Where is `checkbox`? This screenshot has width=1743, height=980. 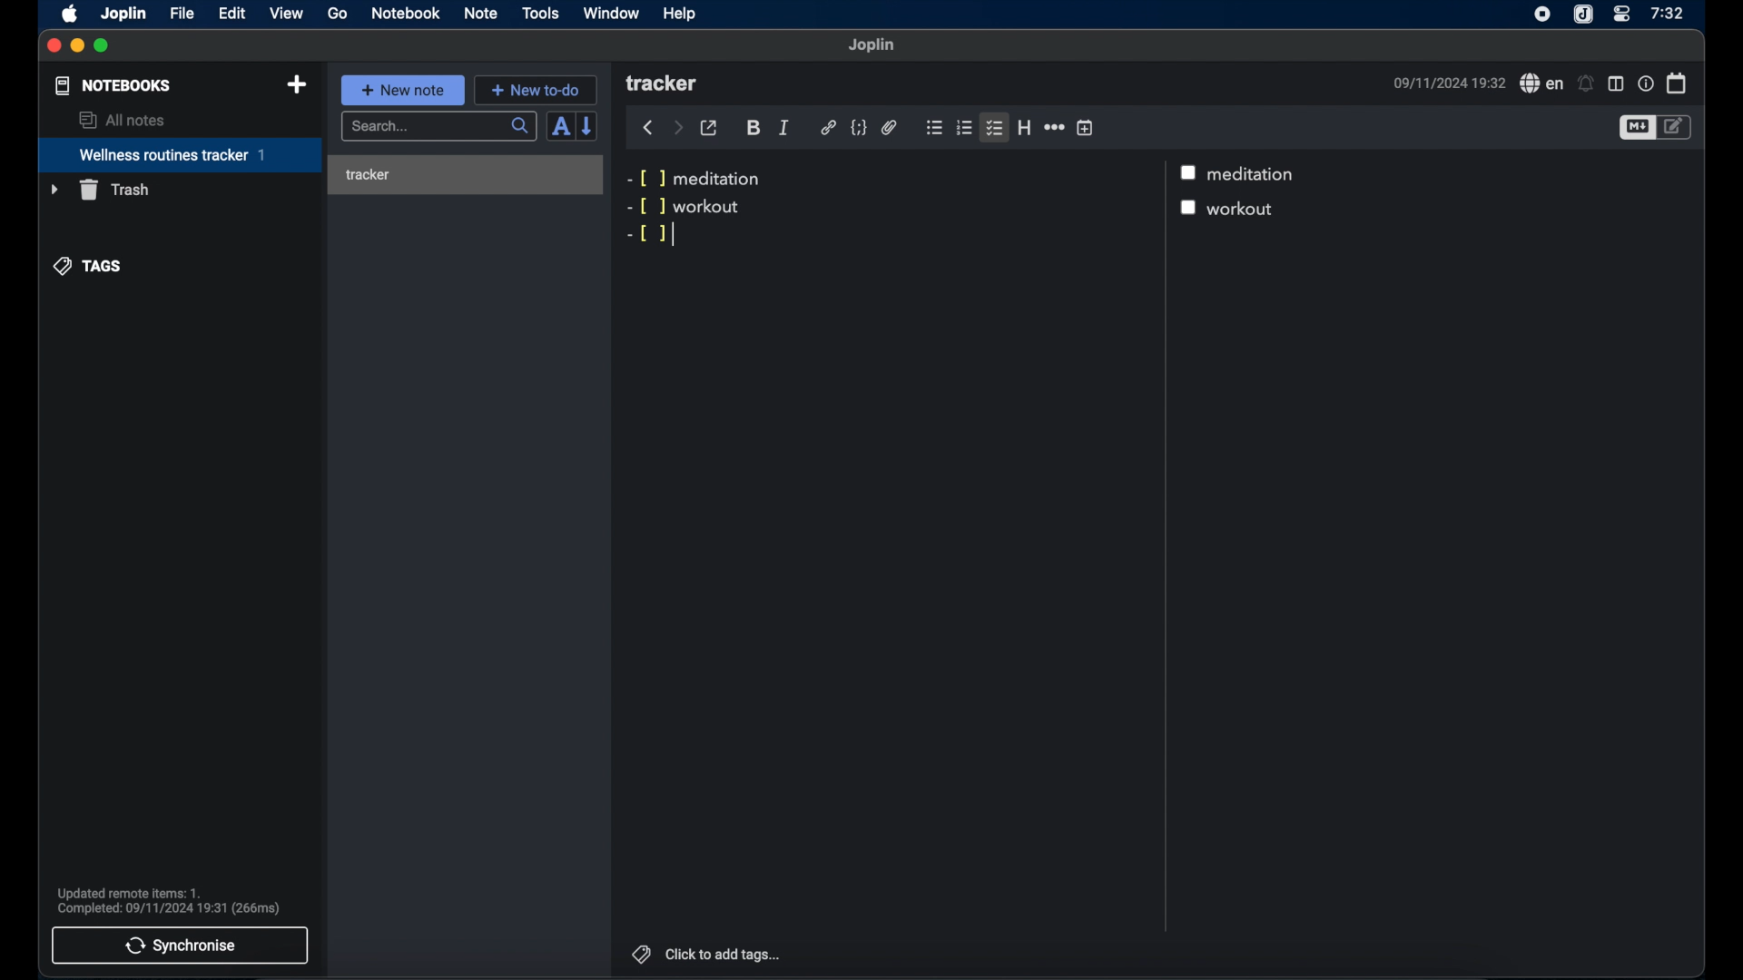 checkbox is located at coordinates (1190, 171).